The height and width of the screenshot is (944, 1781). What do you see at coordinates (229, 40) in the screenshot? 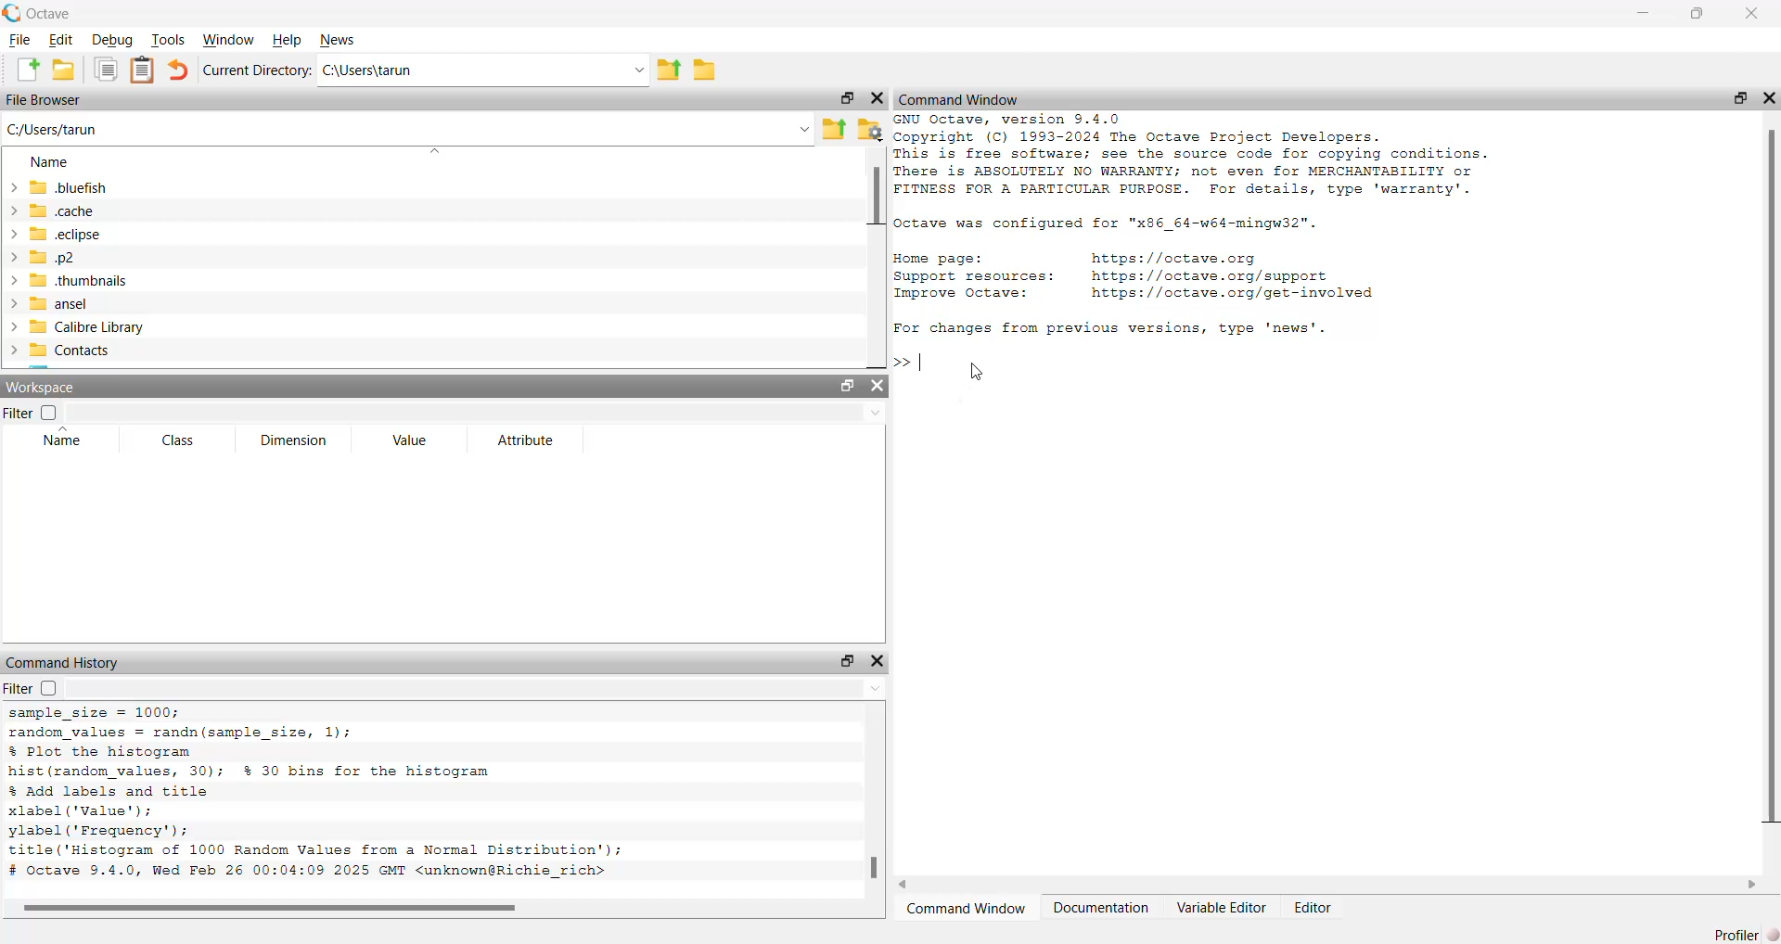
I see `Window` at bounding box center [229, 40].